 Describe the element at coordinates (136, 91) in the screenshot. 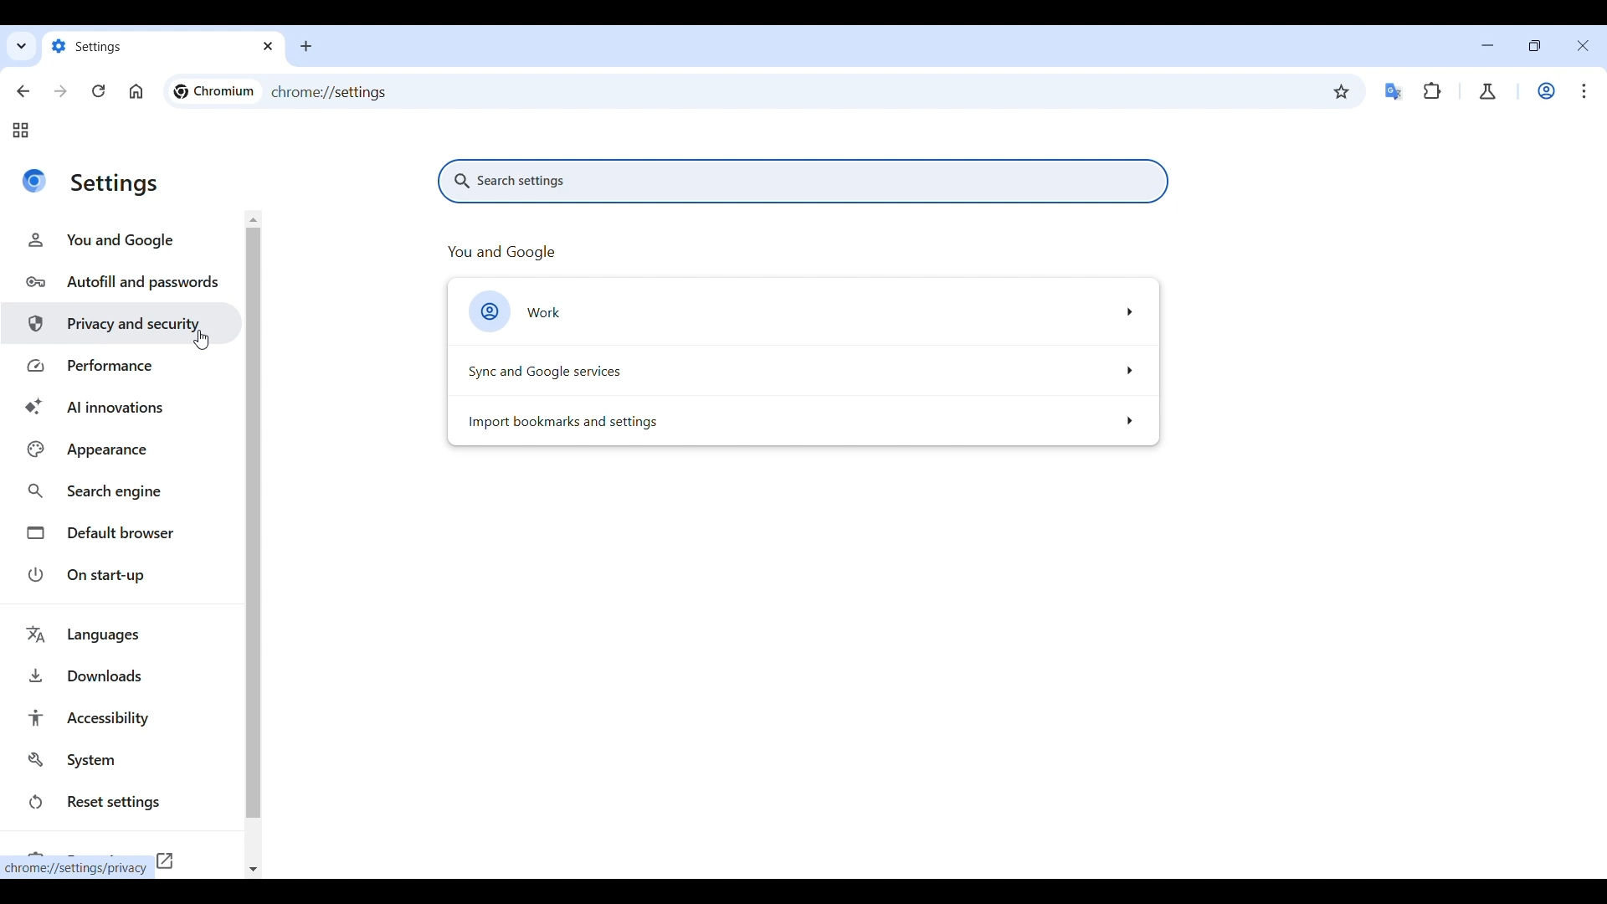

I see `Go to homepage` at that location.